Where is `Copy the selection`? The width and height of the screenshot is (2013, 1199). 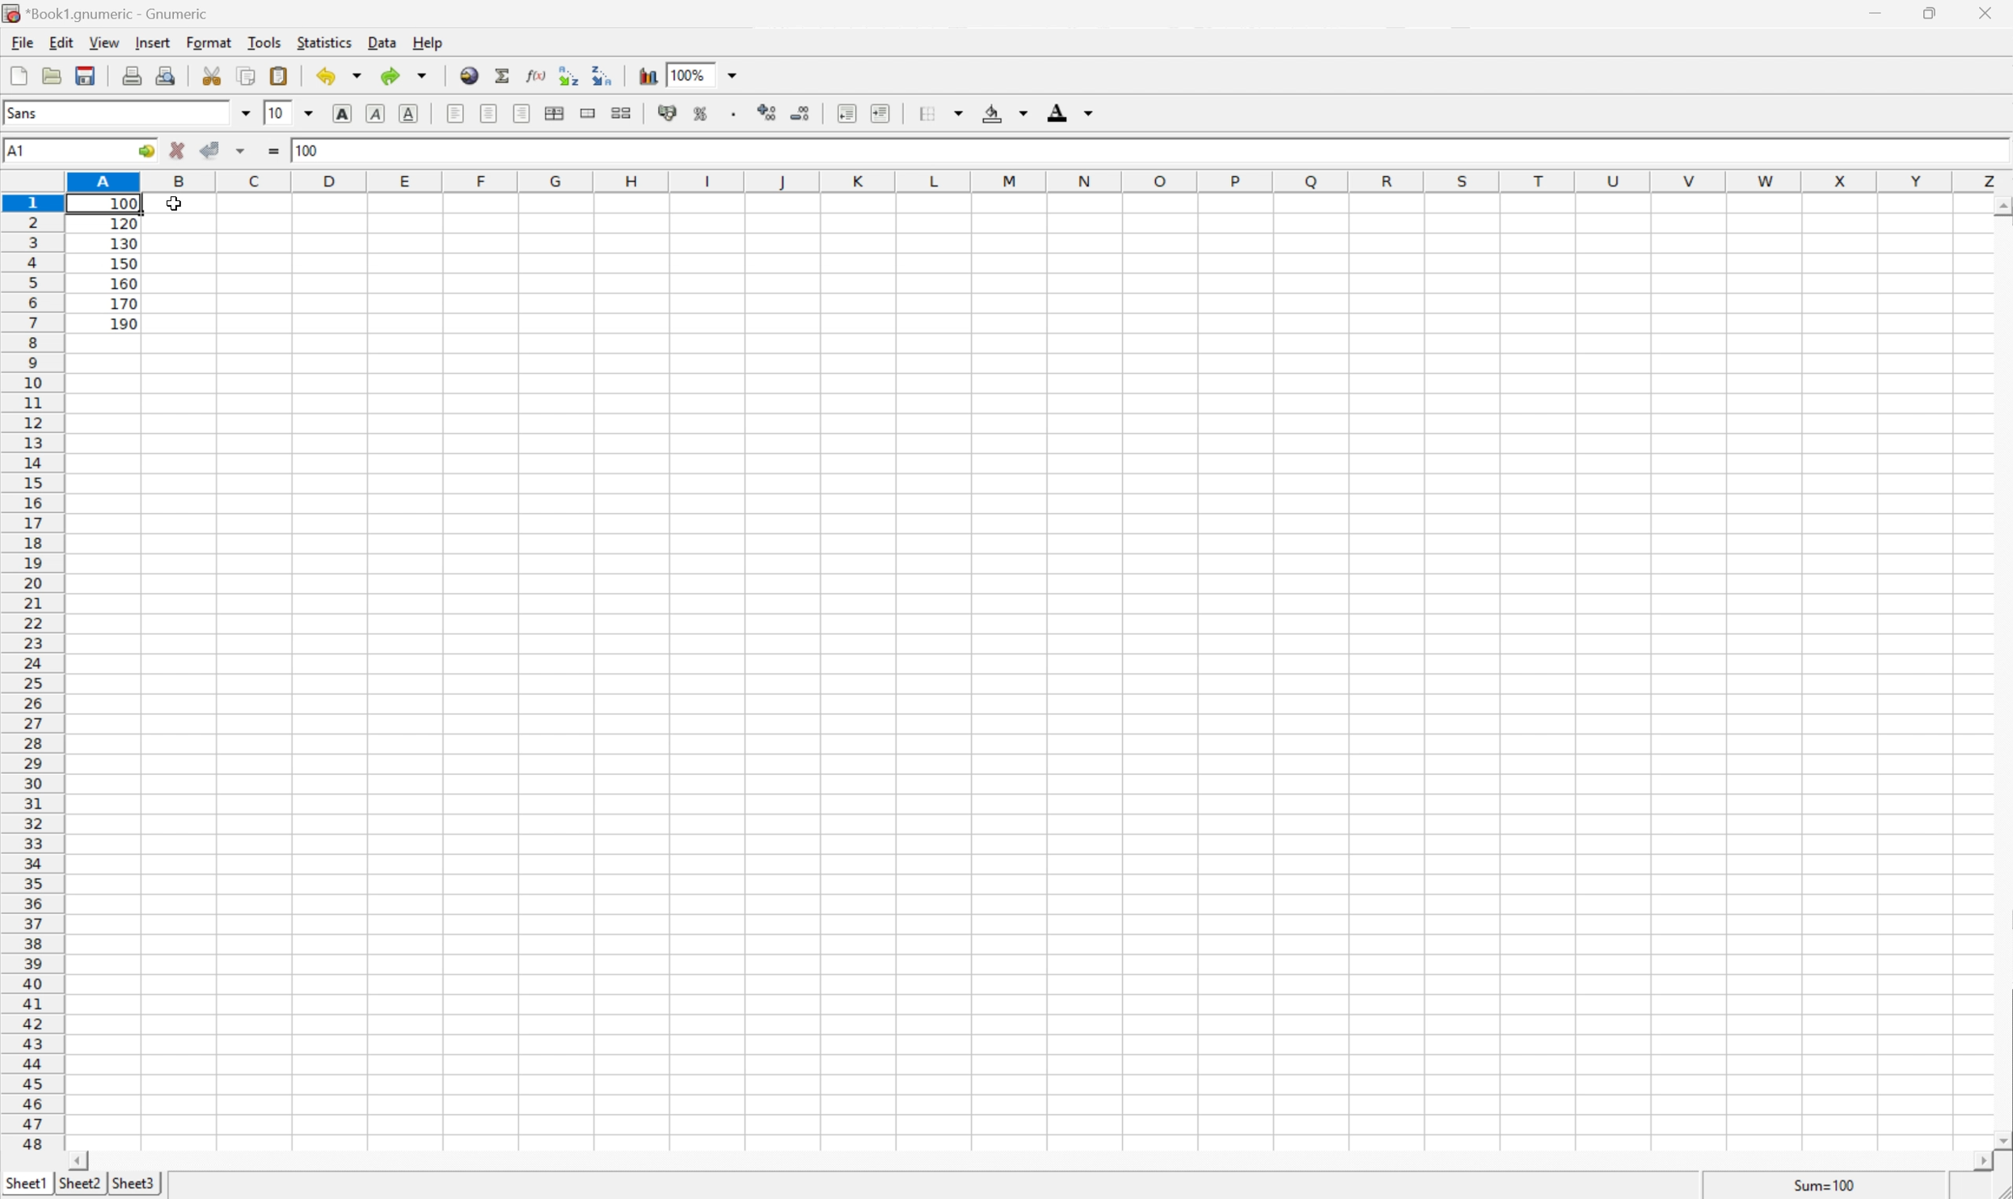
Copy the selection is located at coordinates (247, 77).